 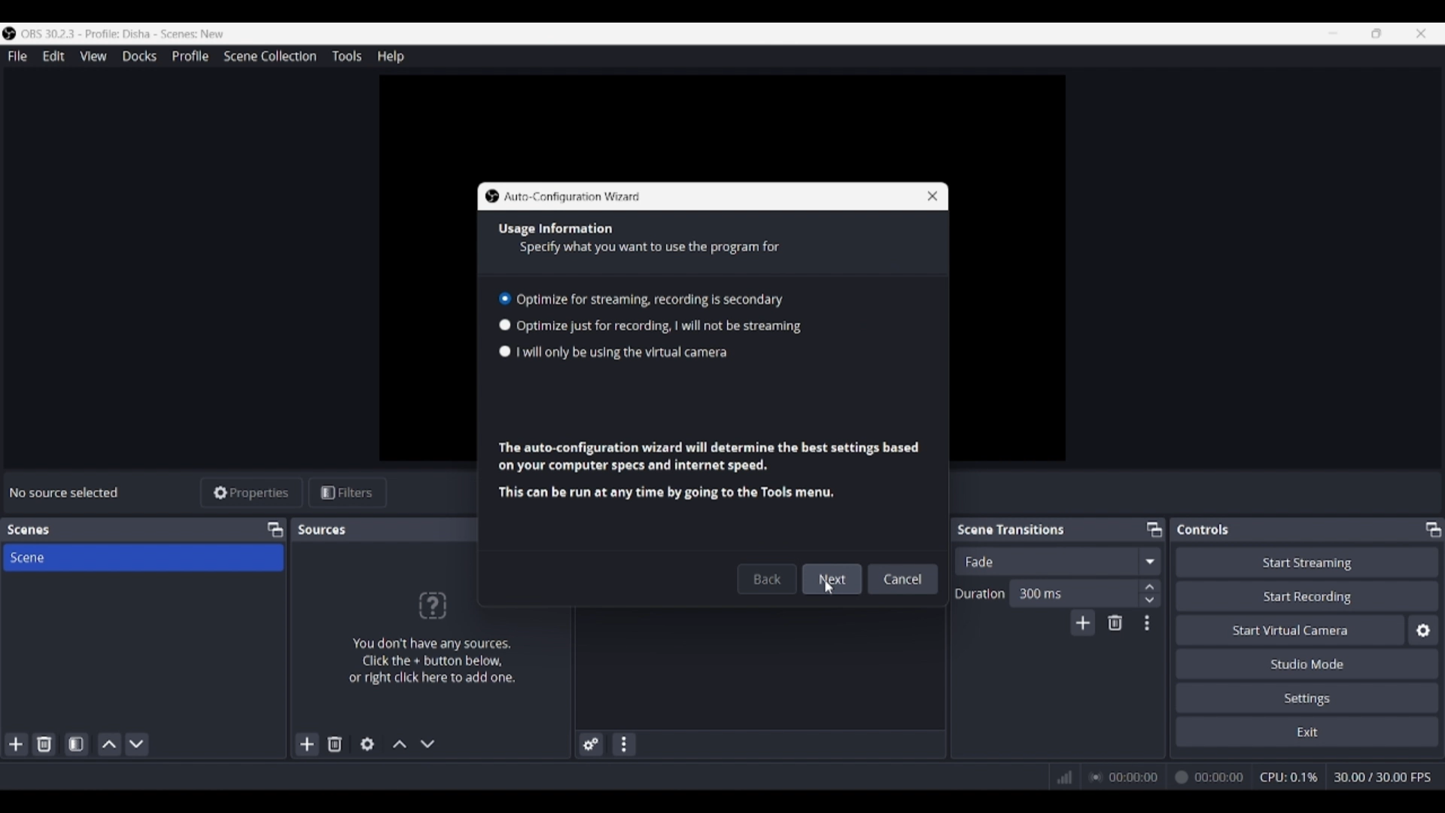 I want to click on Profile menu, highlighted by cursor, so click(x=190, y=56).